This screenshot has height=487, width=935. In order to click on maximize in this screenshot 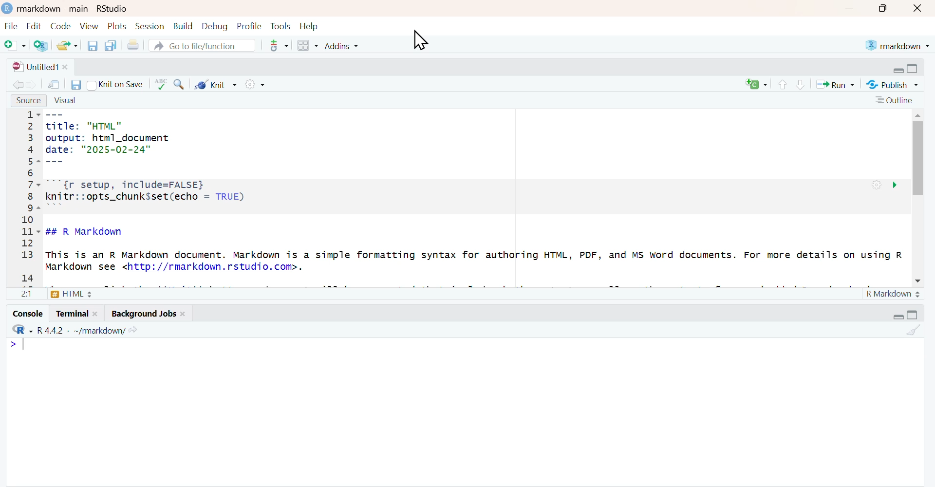, I will do `click(881, 8)`.